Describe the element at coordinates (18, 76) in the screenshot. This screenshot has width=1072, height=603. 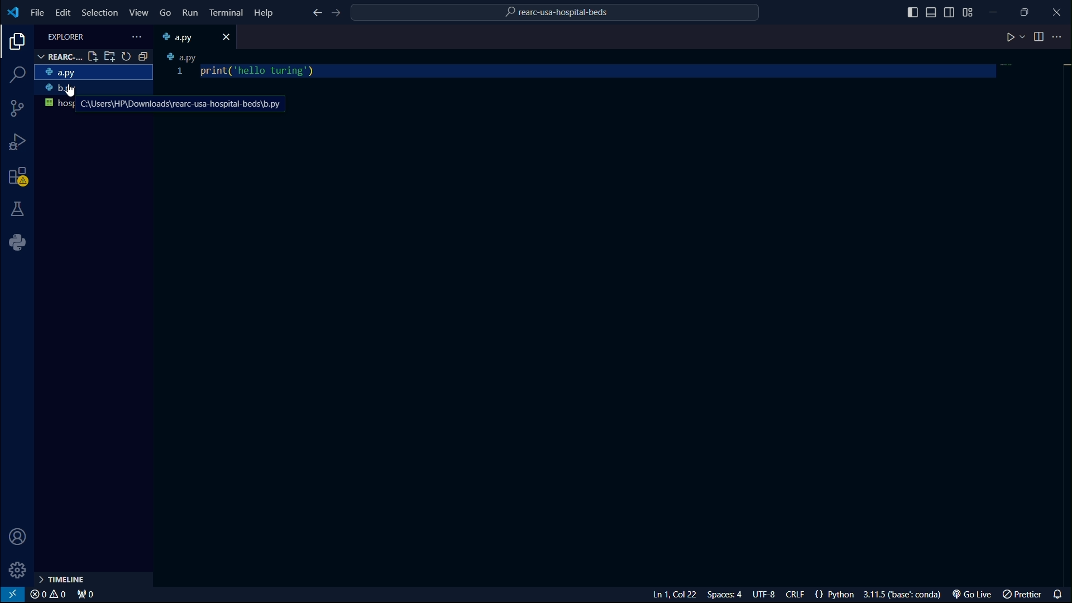
I see `search` at that location.